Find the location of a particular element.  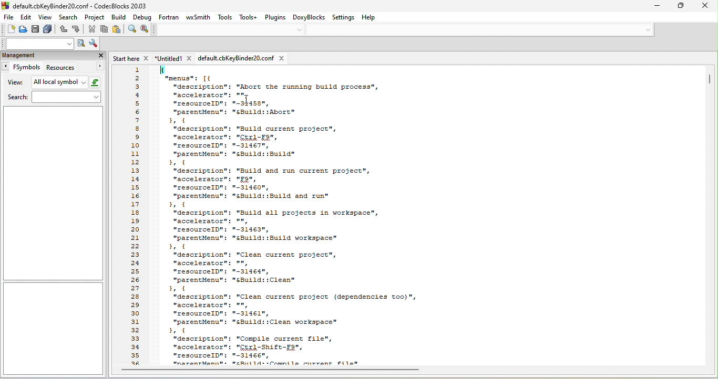

title is located at coordinates (75, 5).